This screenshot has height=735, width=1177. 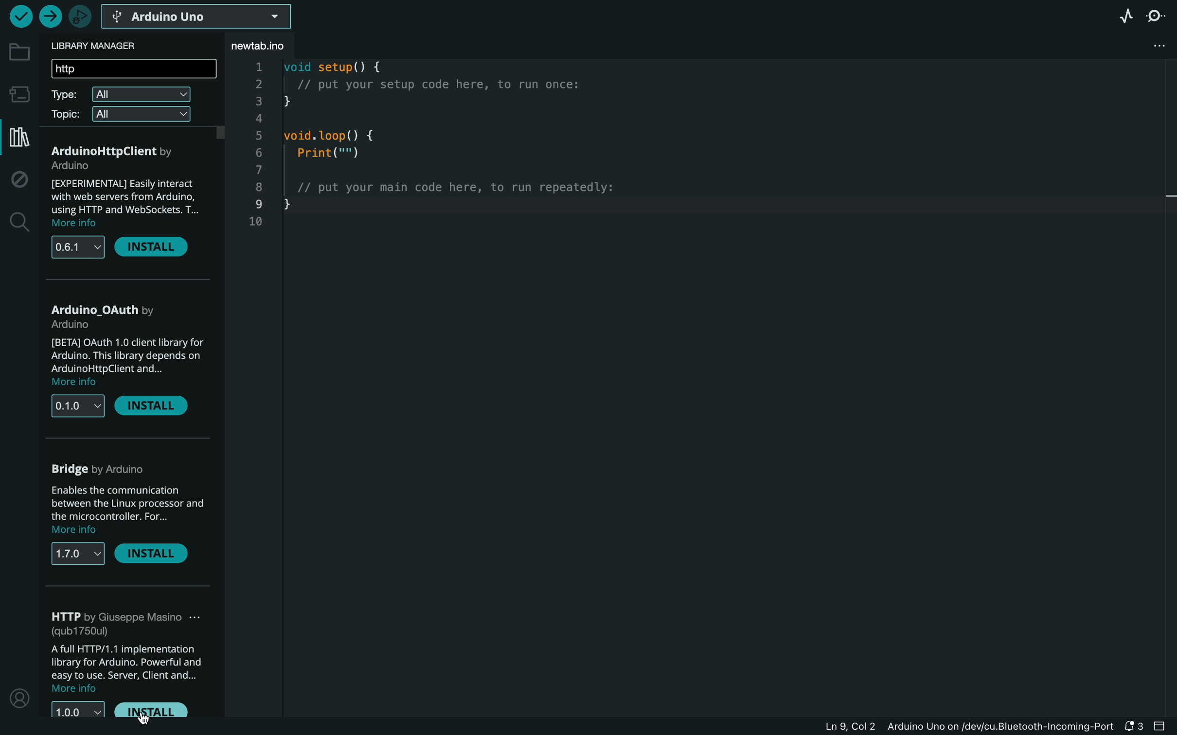 I want to click on upload, so click(x=50, y=16).